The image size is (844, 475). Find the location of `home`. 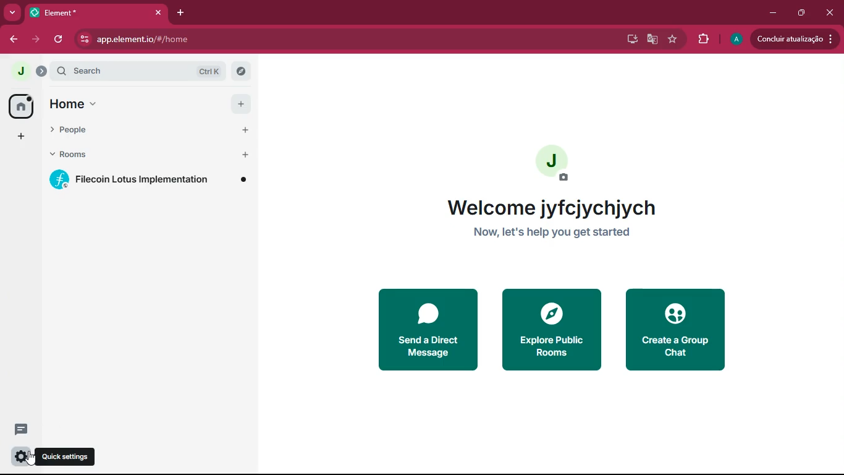

home is located at coordinates (122, 105).